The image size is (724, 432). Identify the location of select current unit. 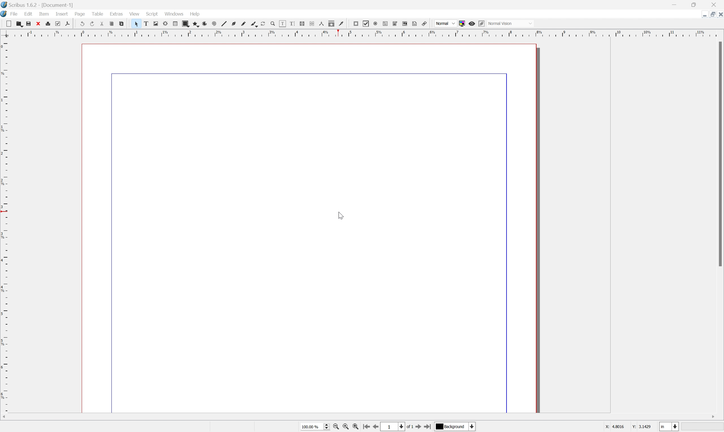
(669, 426).